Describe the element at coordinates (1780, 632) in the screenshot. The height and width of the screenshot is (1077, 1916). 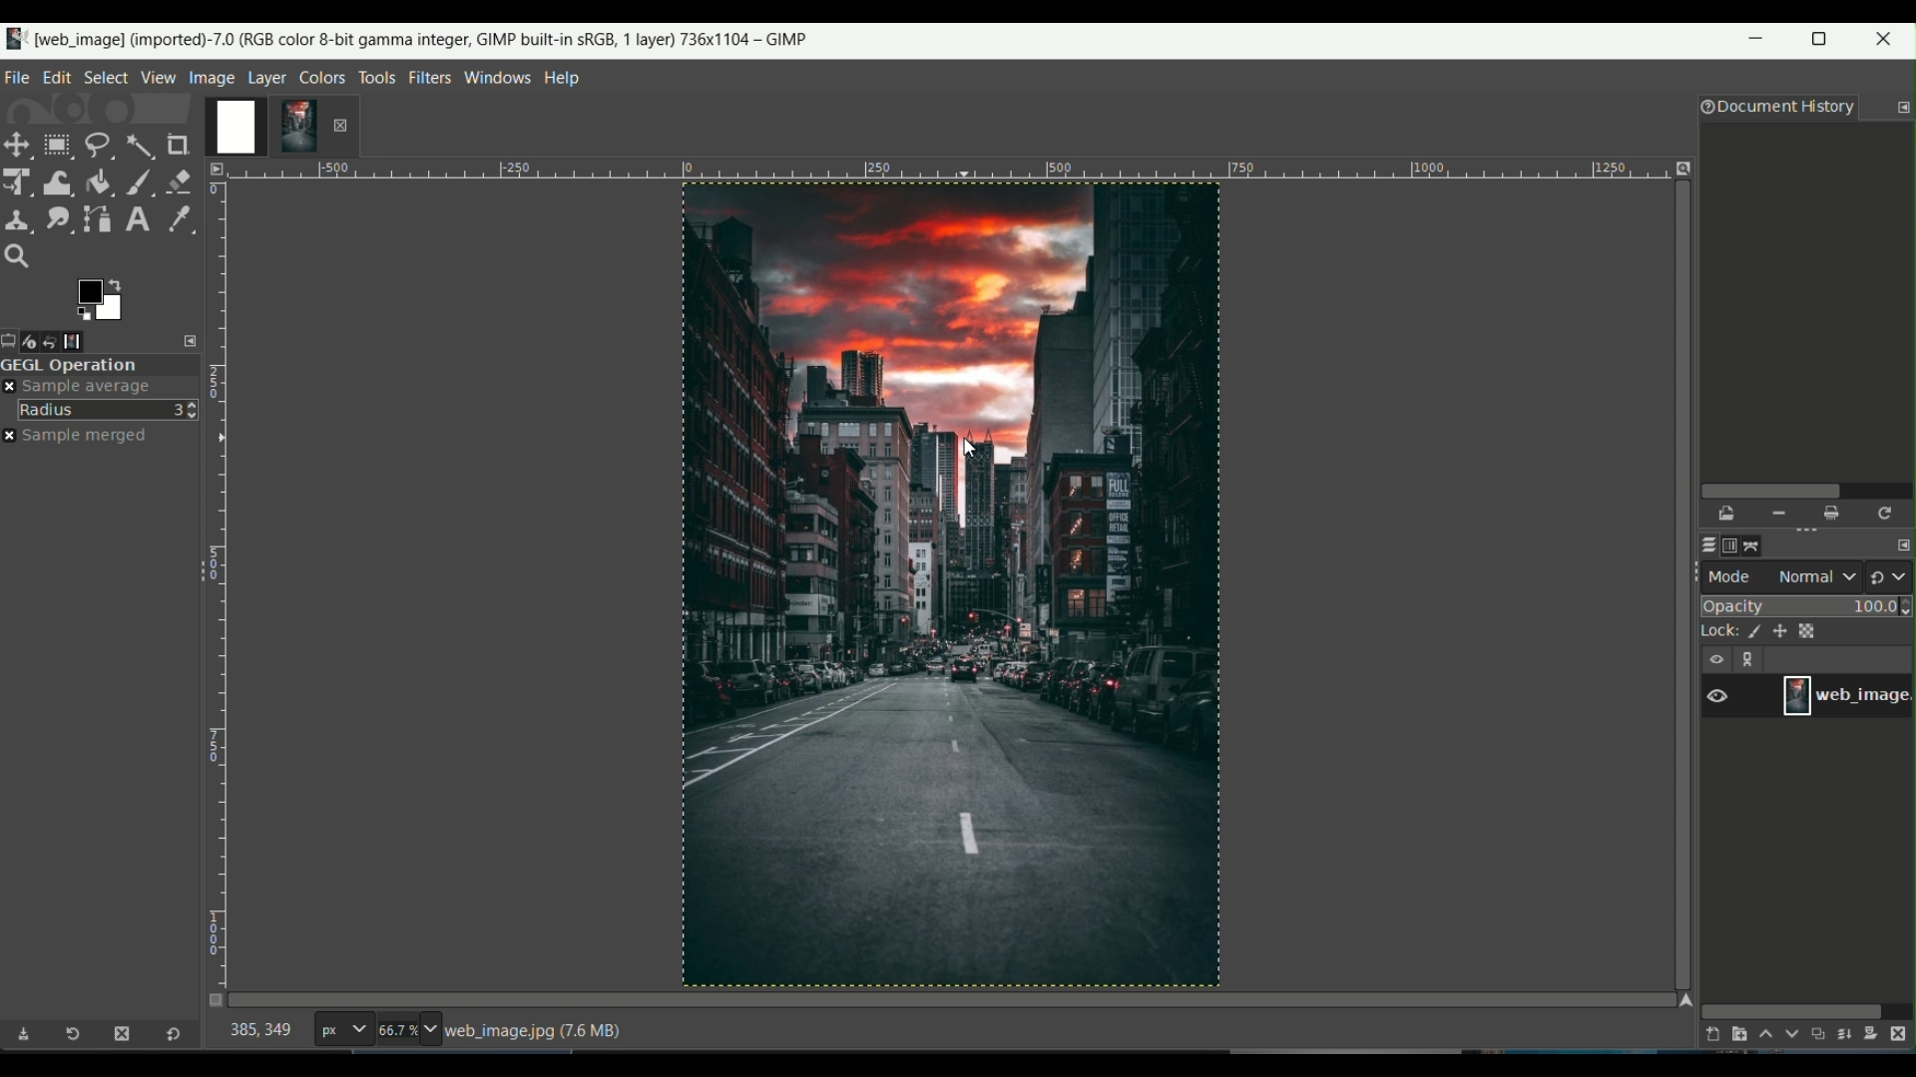
I see `lock size and position` at that location.